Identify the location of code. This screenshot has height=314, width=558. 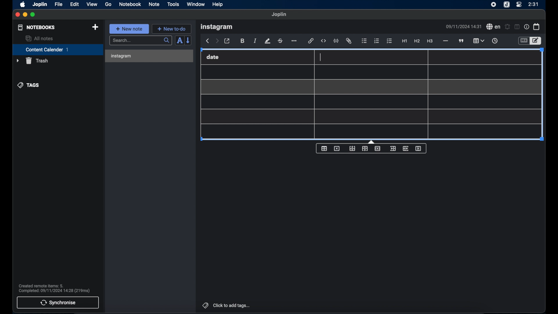
(336, 41).